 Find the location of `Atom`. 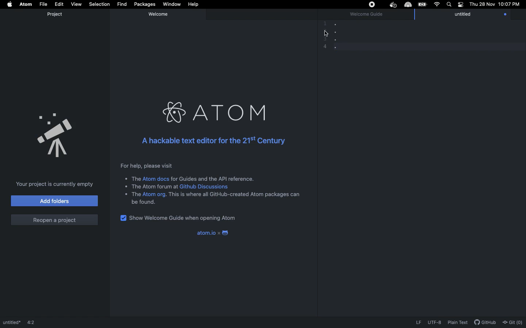

Atom is located at coordinates (216, 112).